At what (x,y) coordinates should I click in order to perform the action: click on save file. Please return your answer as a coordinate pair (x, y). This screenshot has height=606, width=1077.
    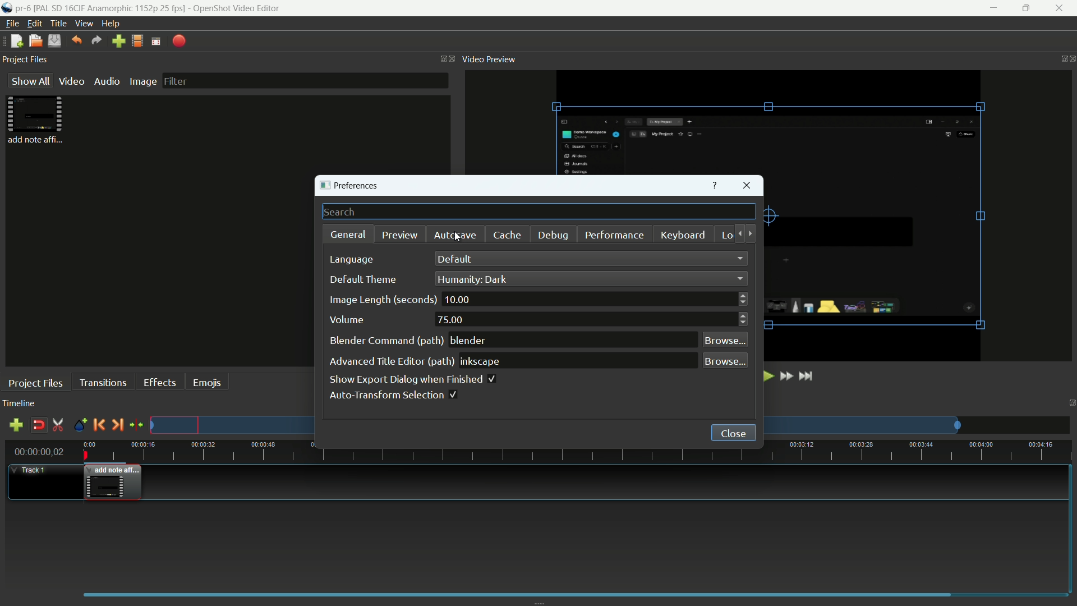
    Looking at the image, I should click on (55, 41).